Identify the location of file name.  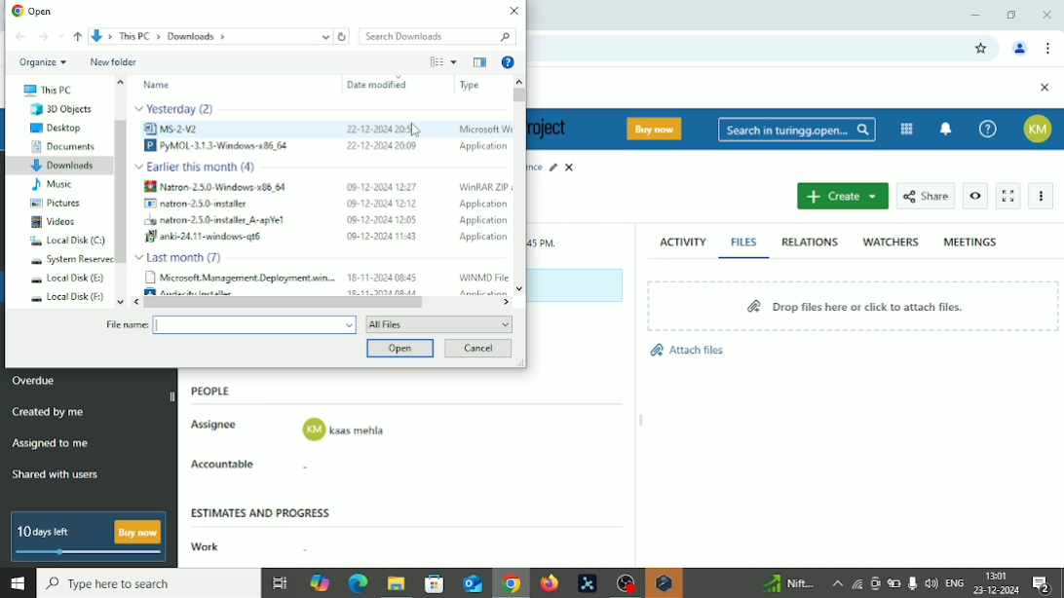
(125, 325).